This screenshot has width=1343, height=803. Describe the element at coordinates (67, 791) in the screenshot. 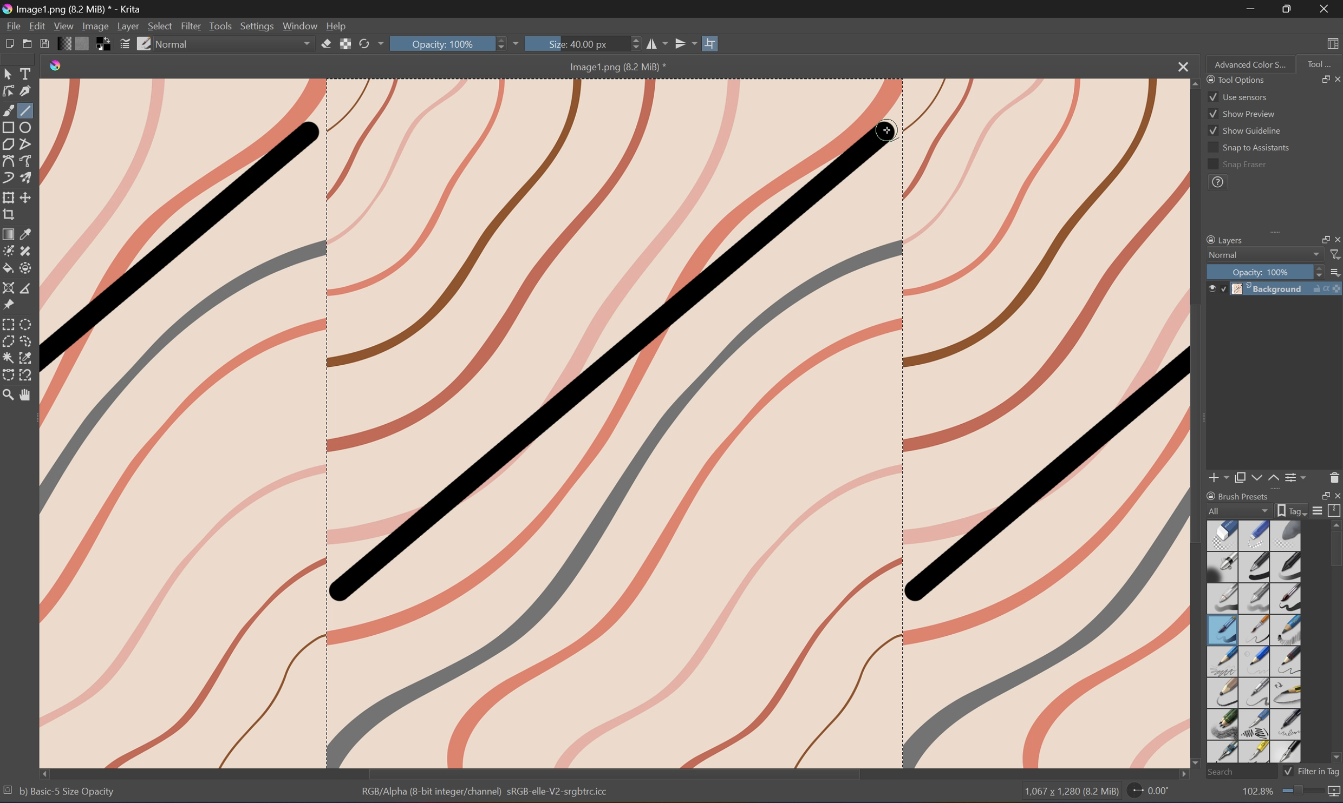

I see `bj Basic- 5 Size Opacity` at that location.